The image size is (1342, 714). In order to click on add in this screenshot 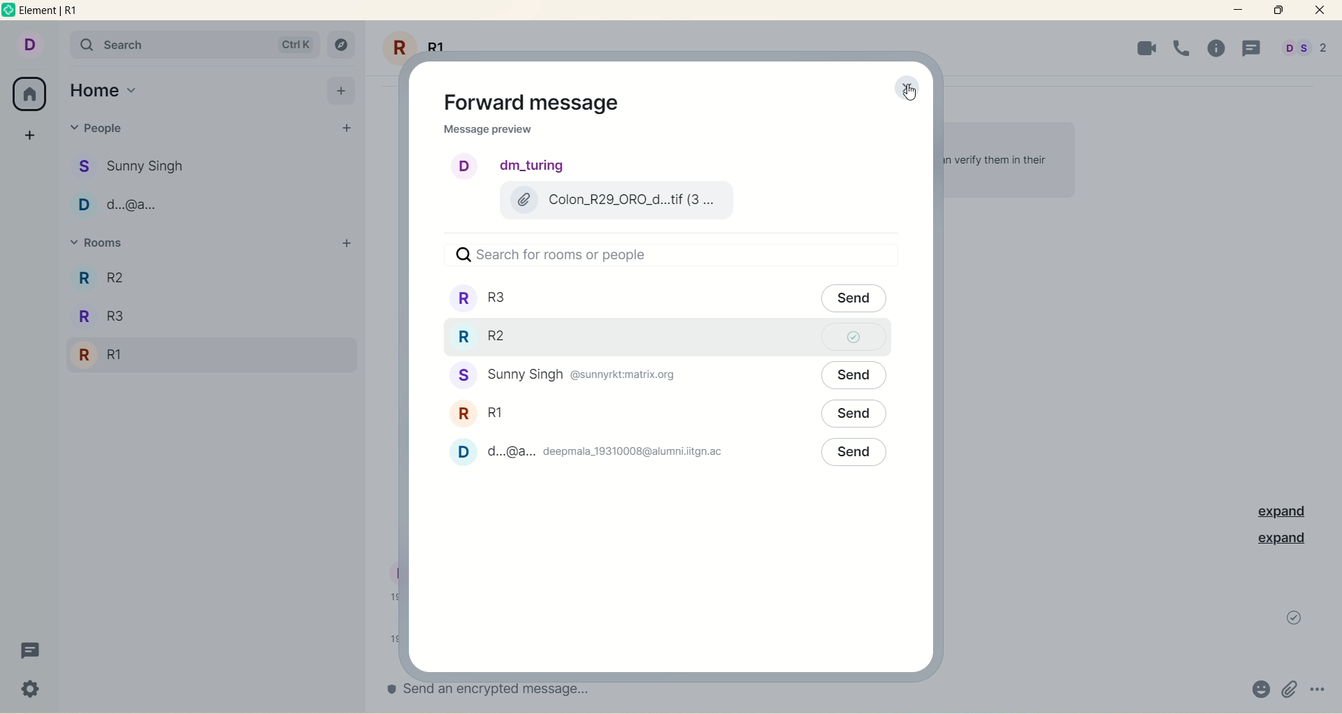, I will do `click(341, 89)`.